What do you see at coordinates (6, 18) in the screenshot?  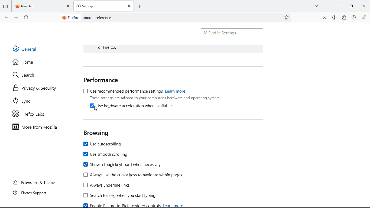 I see `back` at bounding box center [6, 18].